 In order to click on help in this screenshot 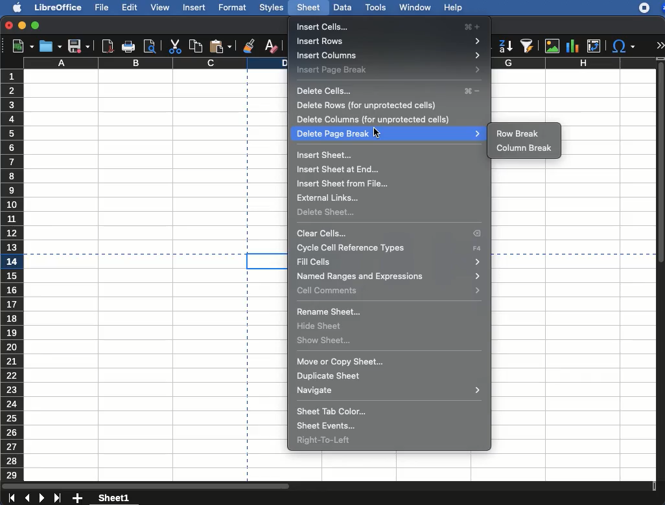, I will do `click(454, 8)`.